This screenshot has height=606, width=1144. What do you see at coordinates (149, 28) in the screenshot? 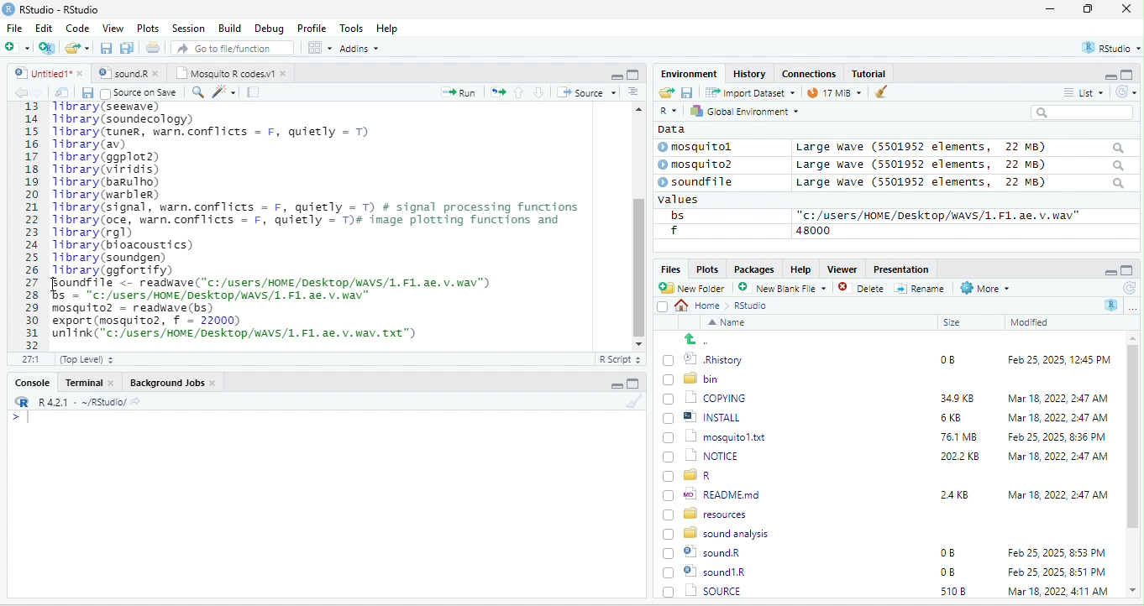
I see `Plots` at bounding box center [149, 28].